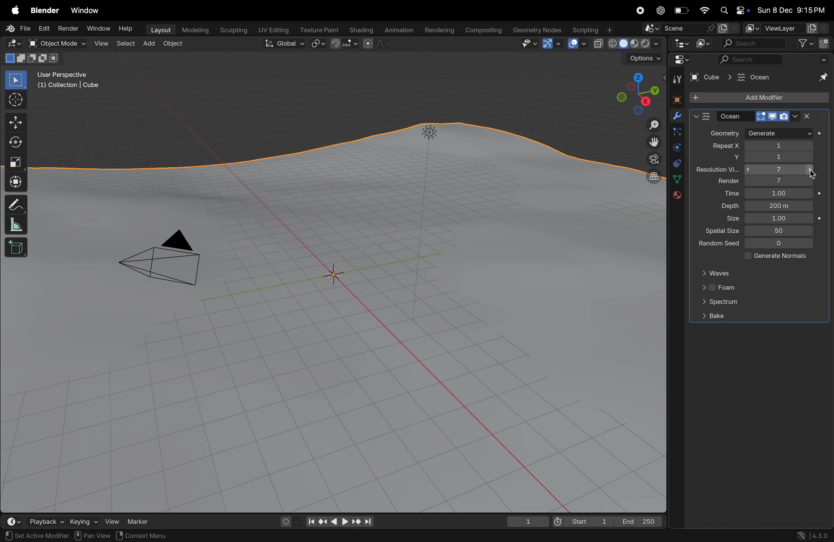 The width and height of the screenshot is (834, 542). What do you see at coordinates (13, 44) in the screenshot?
I see `editor type` at bounding box center [13, 44].